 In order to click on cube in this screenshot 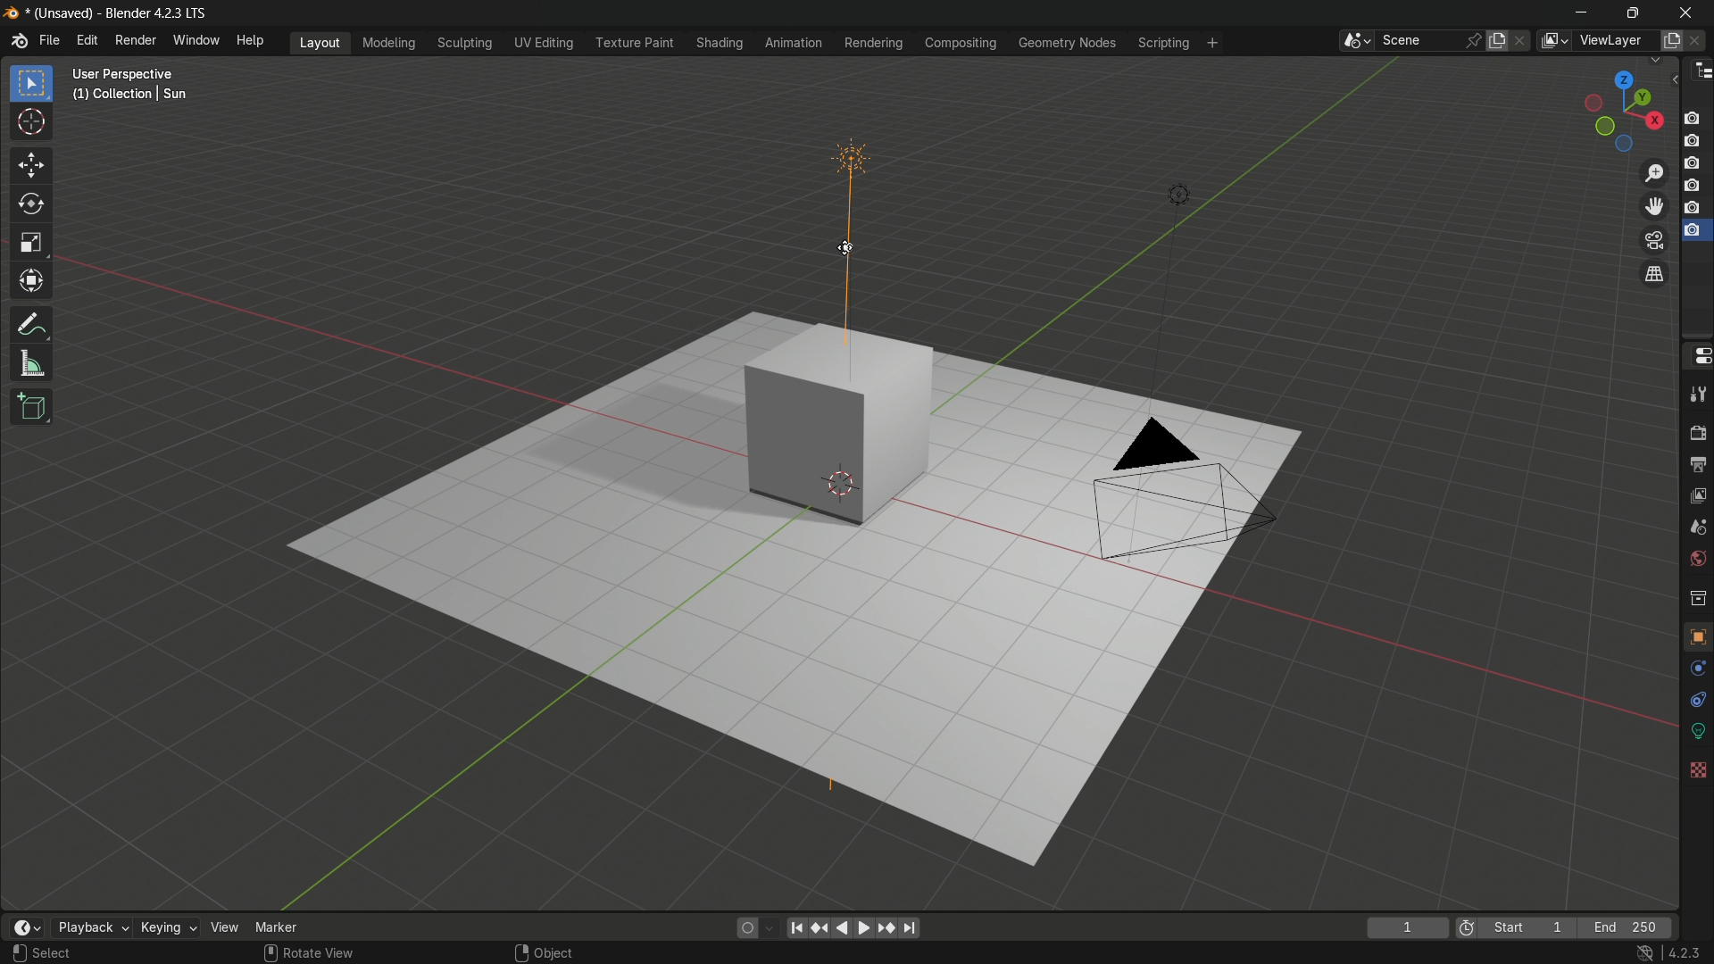, I will do `click(843, 423)`.